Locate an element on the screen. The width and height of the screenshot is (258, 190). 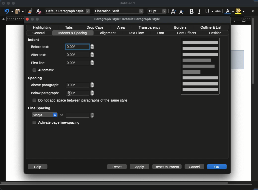
clone formatting is located at coordinates (30, 11).